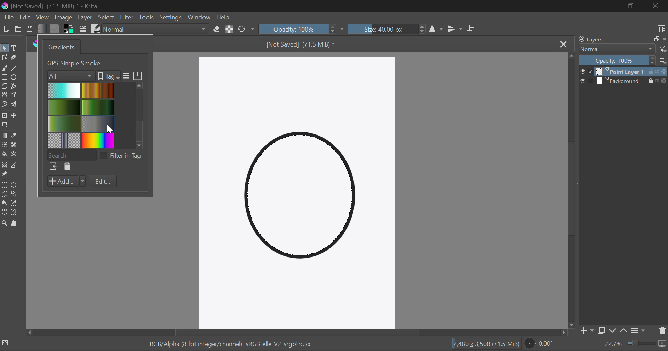 This screenshot has width=668, height=351. What do you see at coordinates (18, 29) in the screenshot?
I see `Open` at bounding box center [18, 29].